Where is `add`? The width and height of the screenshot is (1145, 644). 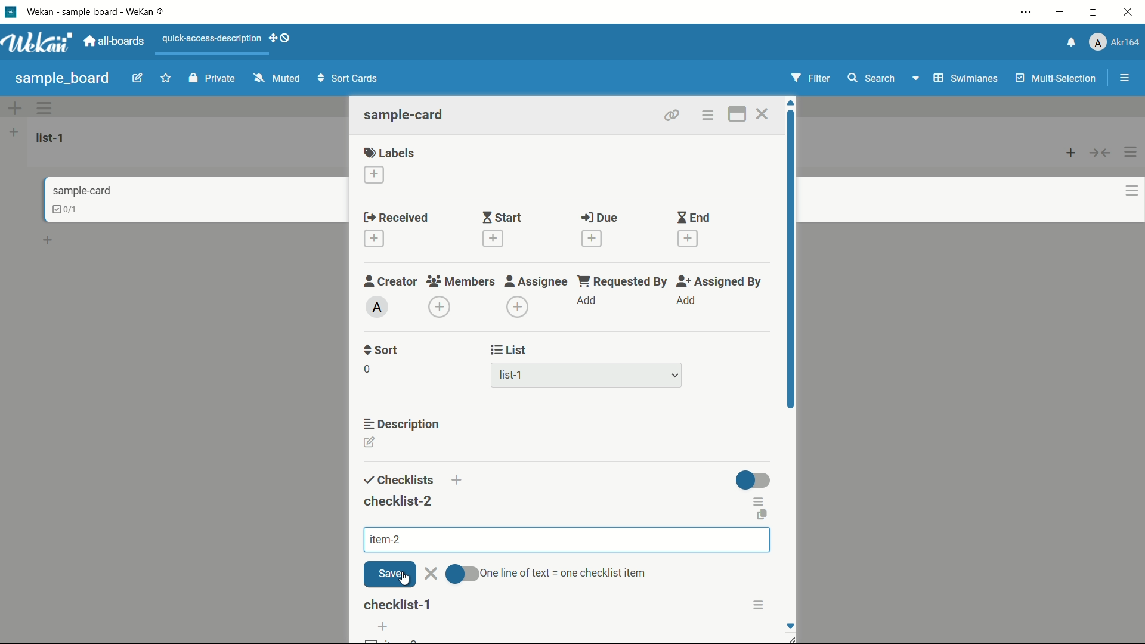 add is located at coordinates (685, 301).